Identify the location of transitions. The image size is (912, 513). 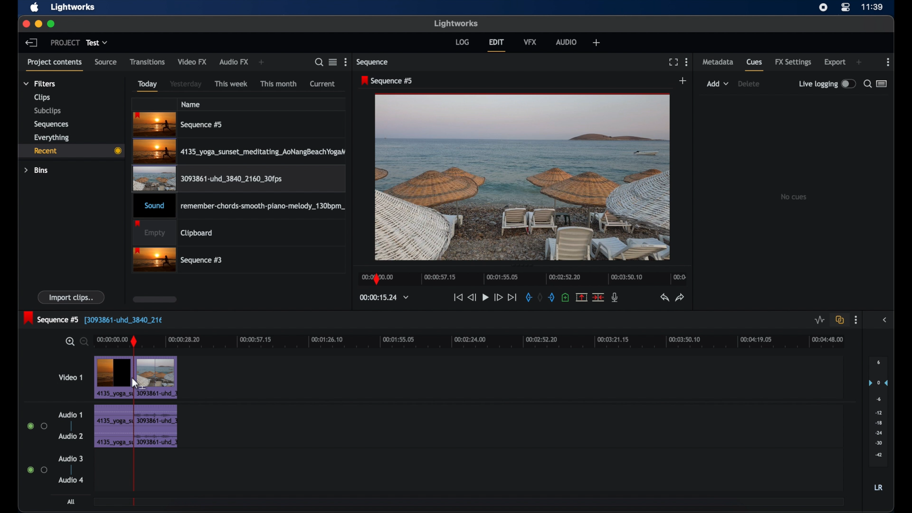
(147, 61).